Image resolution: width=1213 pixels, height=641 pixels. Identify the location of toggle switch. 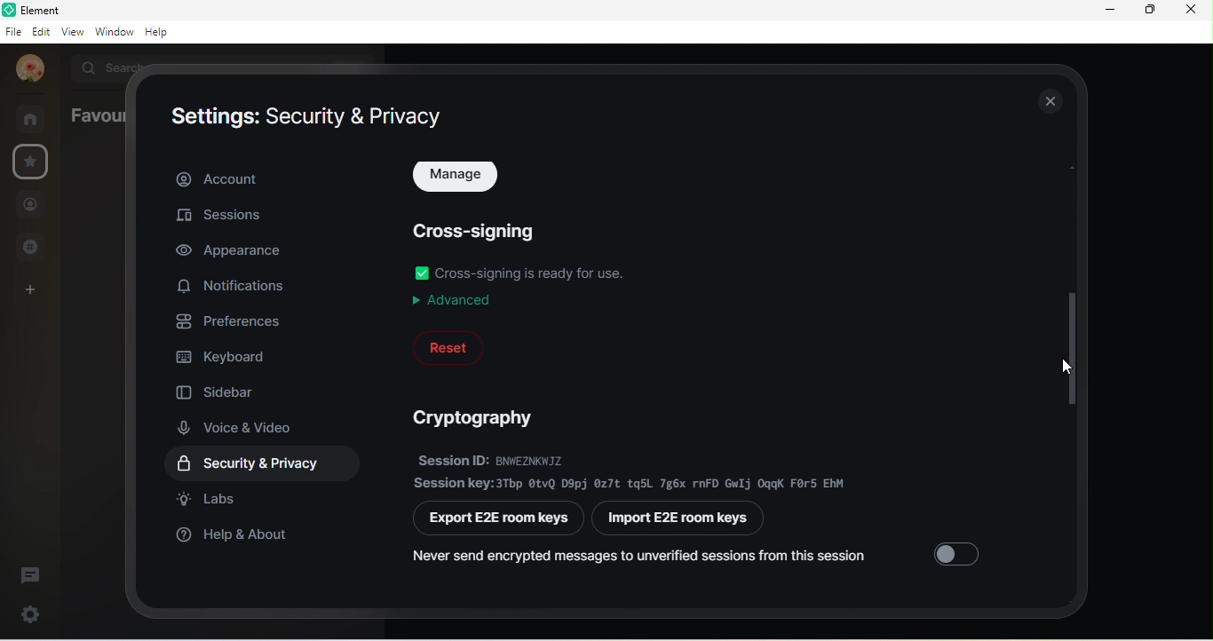
(422, 273).